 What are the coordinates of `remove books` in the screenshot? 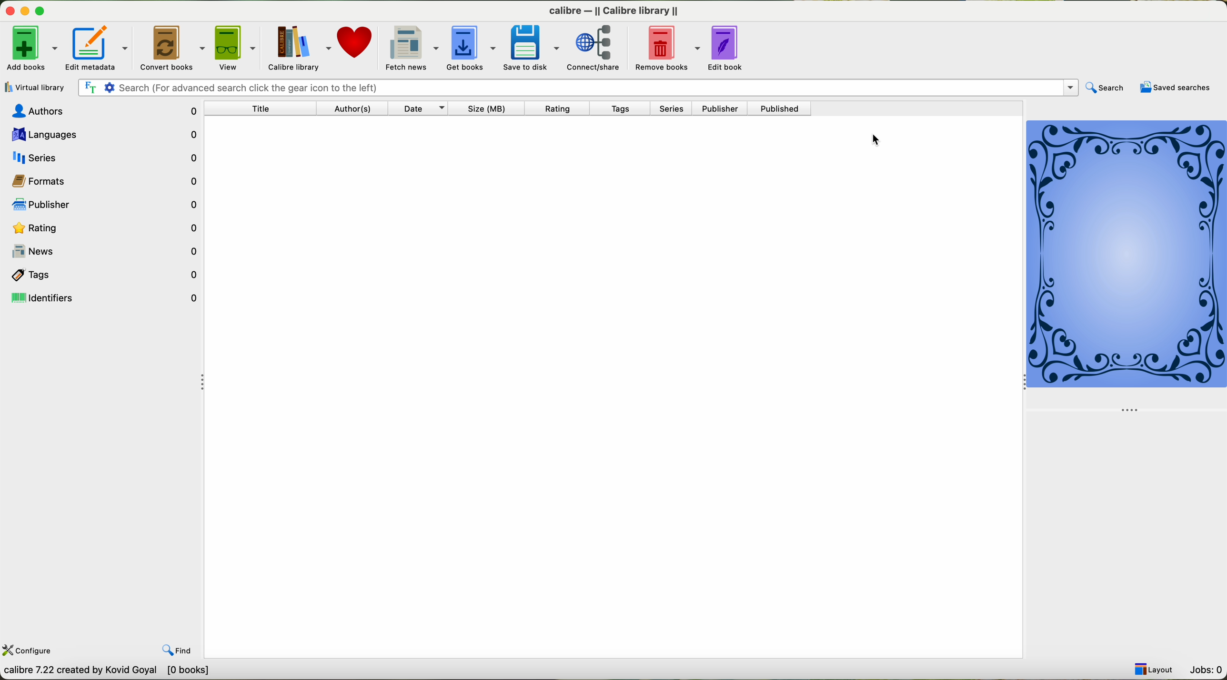 It's located at (668, 49).